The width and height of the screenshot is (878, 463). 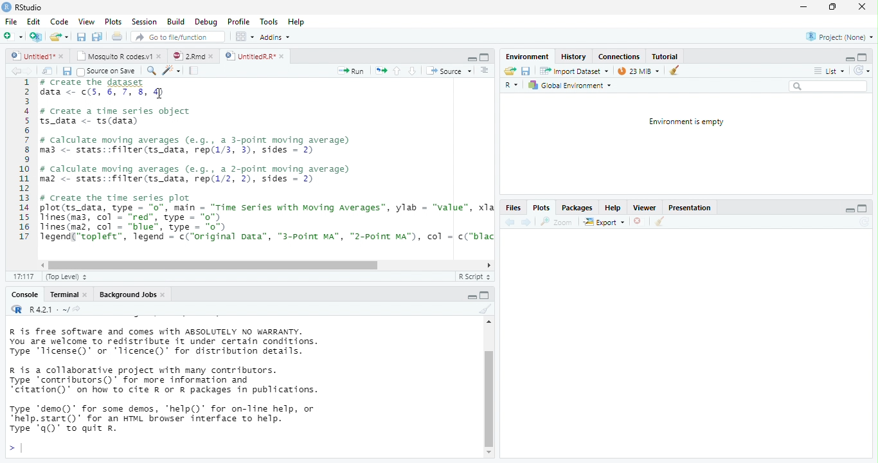 What do you see at coordinates (118, 36) in the screenshot?
I see `print current file` at bounding box center [118, 36].